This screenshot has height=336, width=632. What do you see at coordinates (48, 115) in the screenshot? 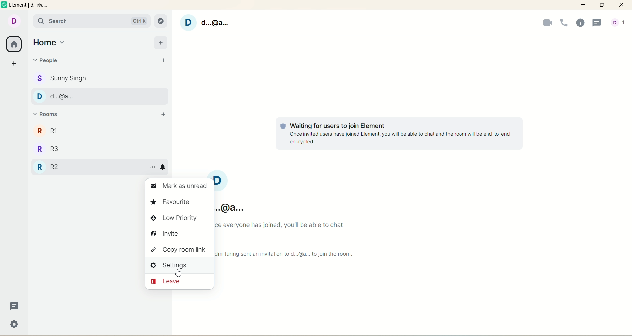
I see `rooms` at bounding box center [48, 115].